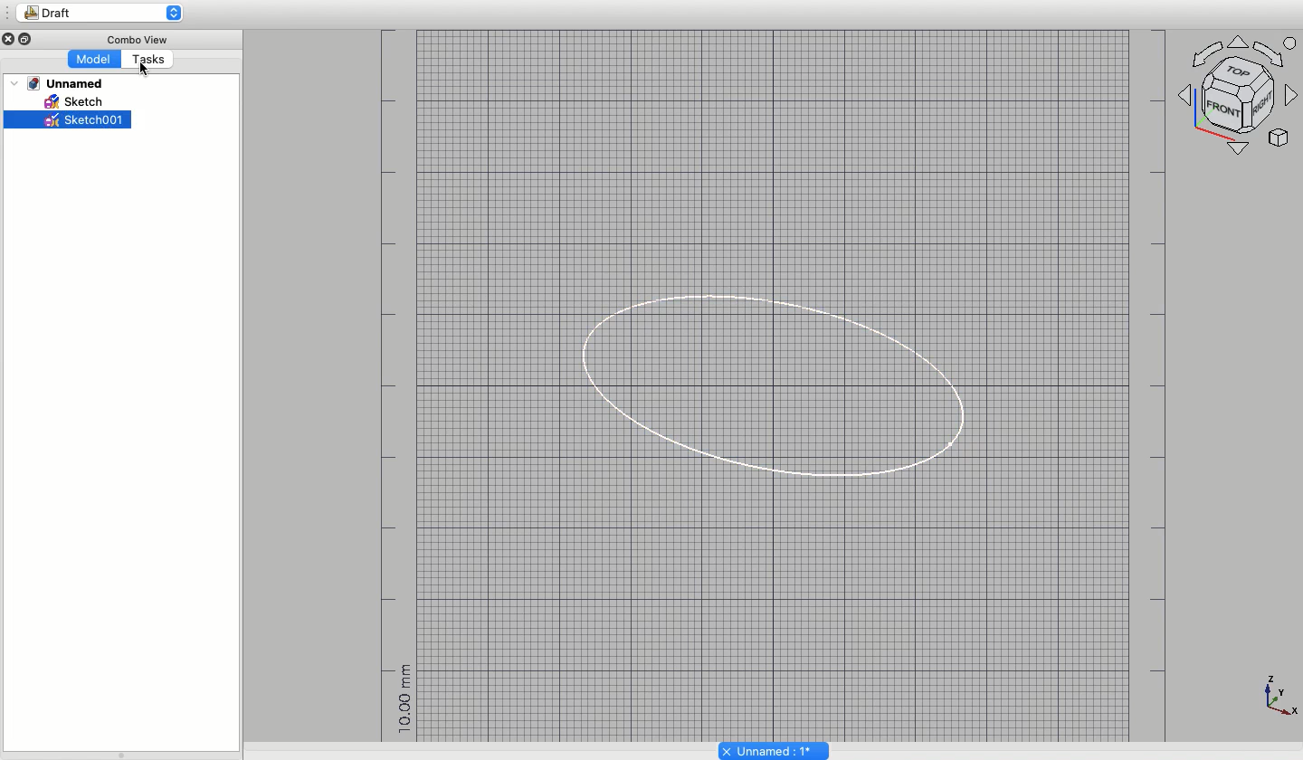 This screenshot has width=1303, height=760. I want to click on Sidebar, so click(8, 13).